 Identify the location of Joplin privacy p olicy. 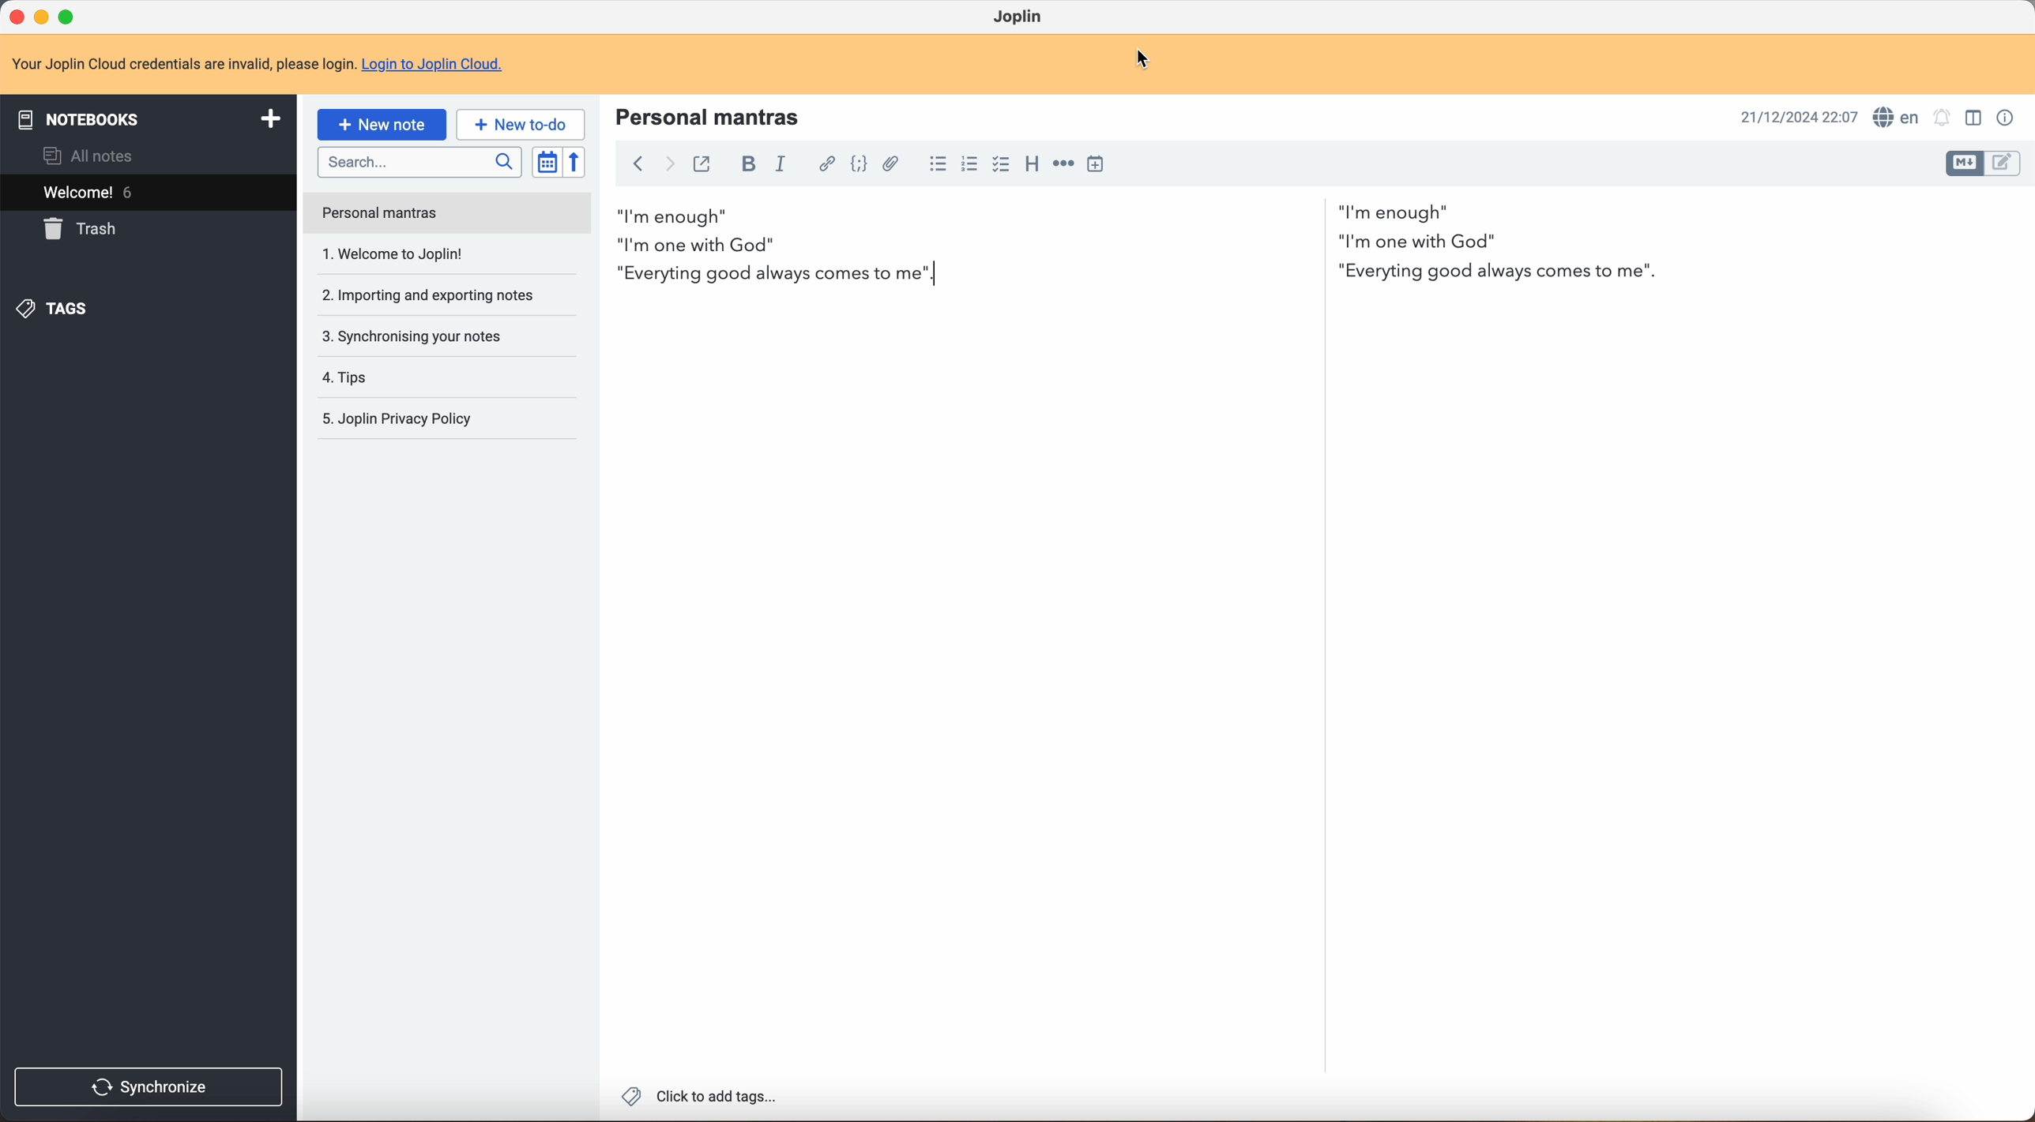
(396, 419).